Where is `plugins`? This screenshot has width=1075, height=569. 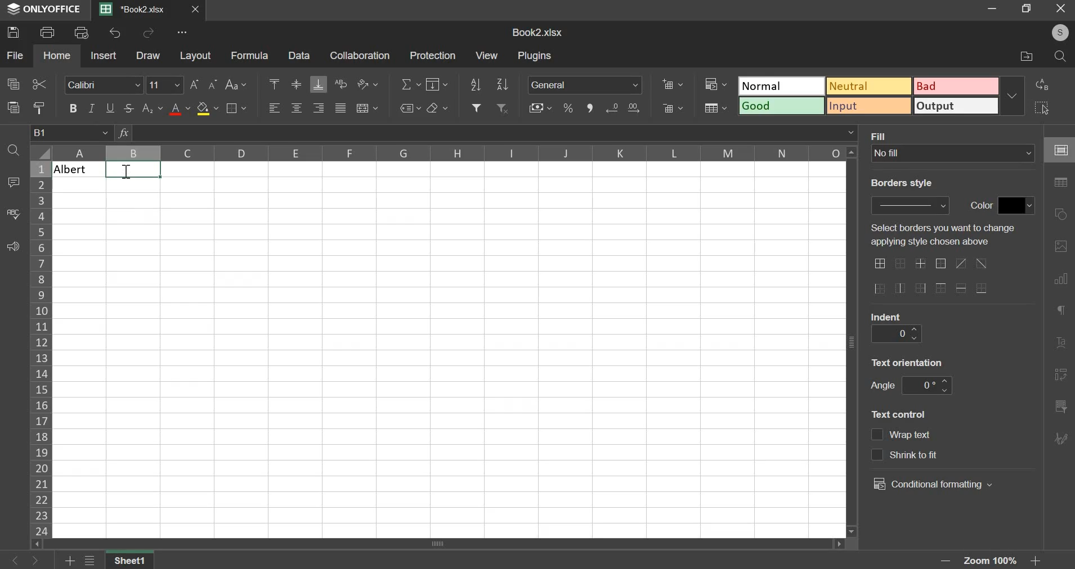 plugins is located at coordinates (536, 56).